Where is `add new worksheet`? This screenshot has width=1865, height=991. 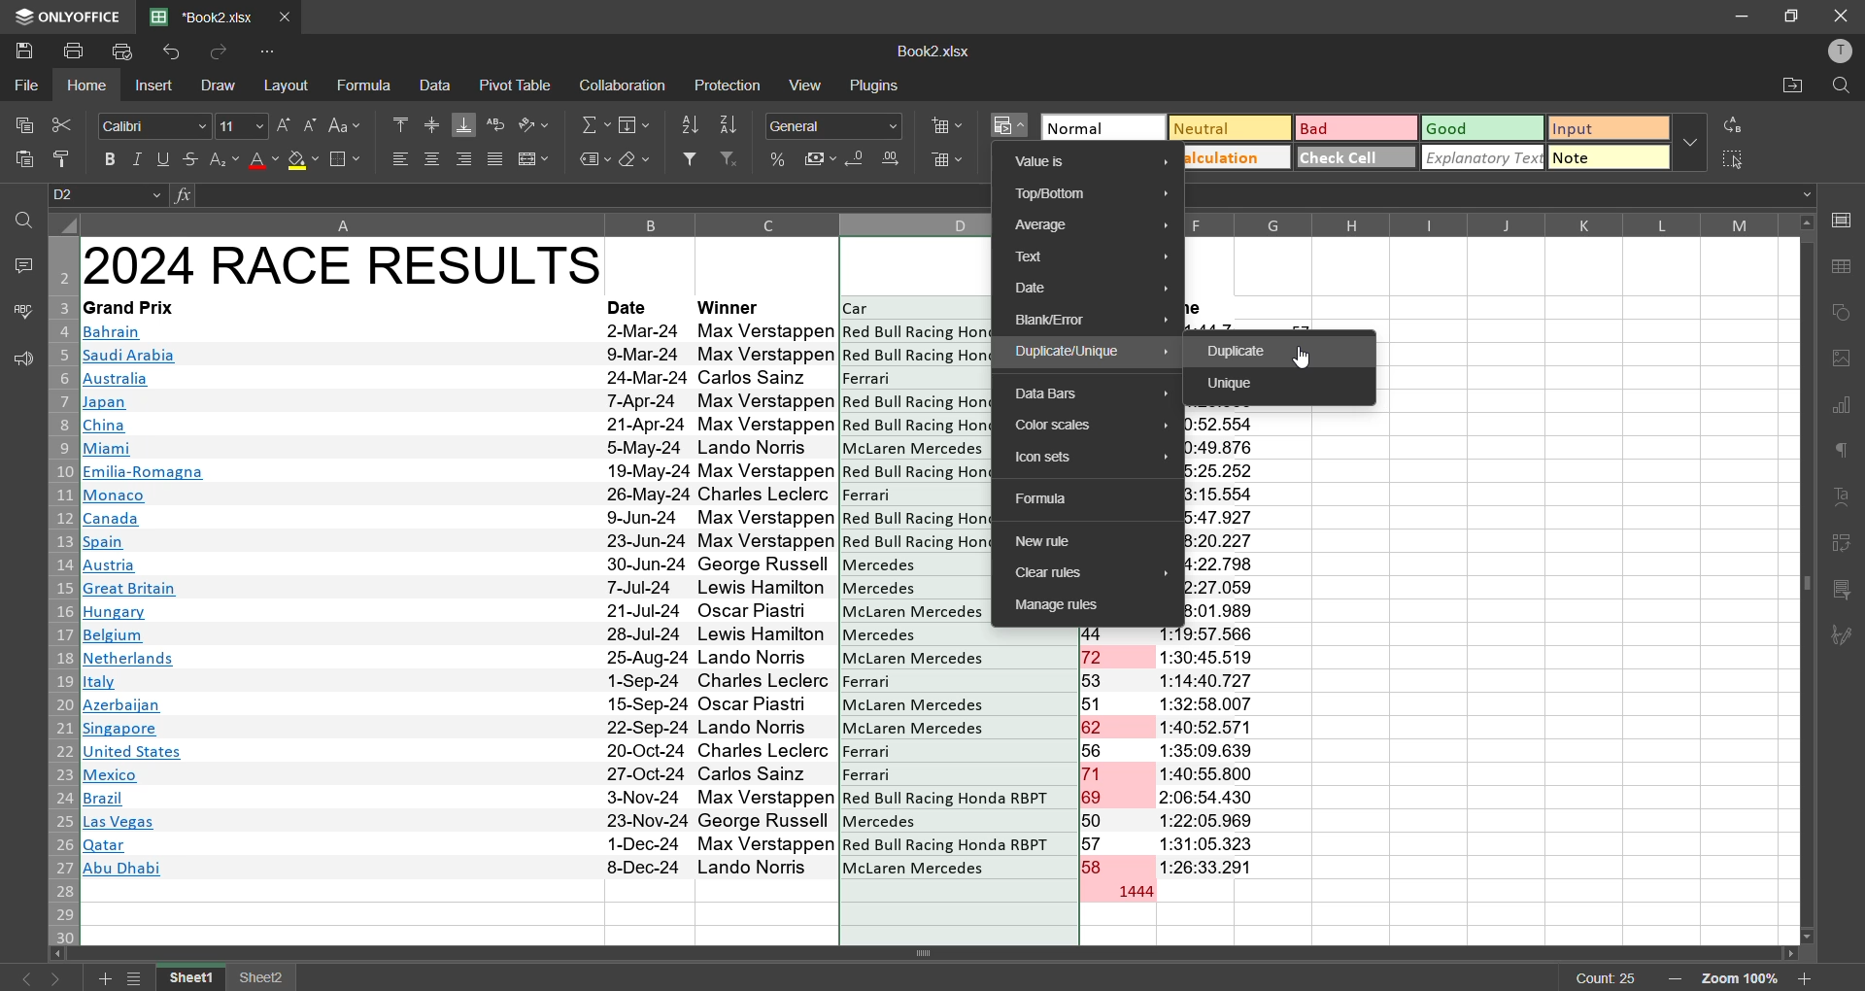
add new worksheet is located at coordinates (101, 978).